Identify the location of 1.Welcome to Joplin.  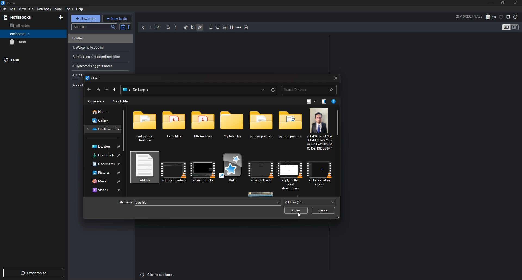
(99, 48).